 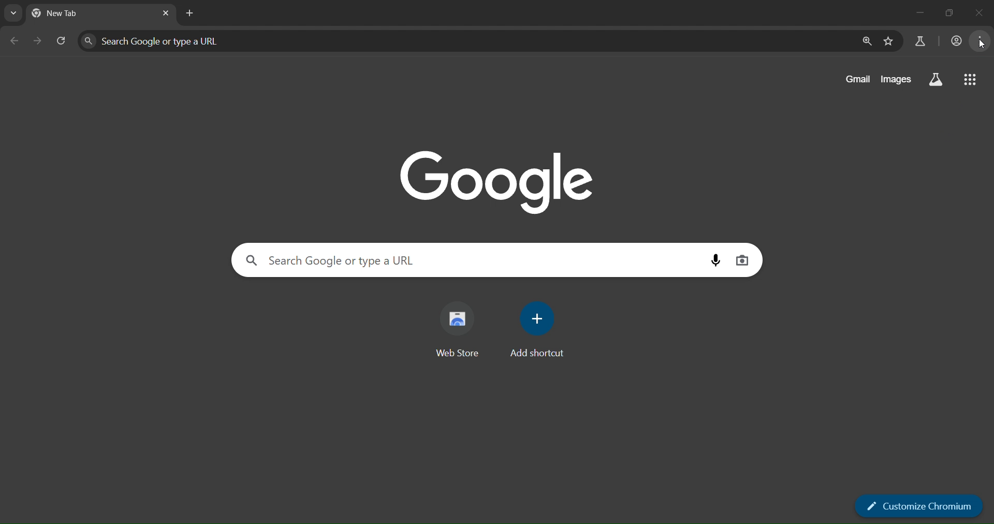 What do you see at coordinates (499, 180) in the screenshot?
I see `image` at bounding box center [499, 180].